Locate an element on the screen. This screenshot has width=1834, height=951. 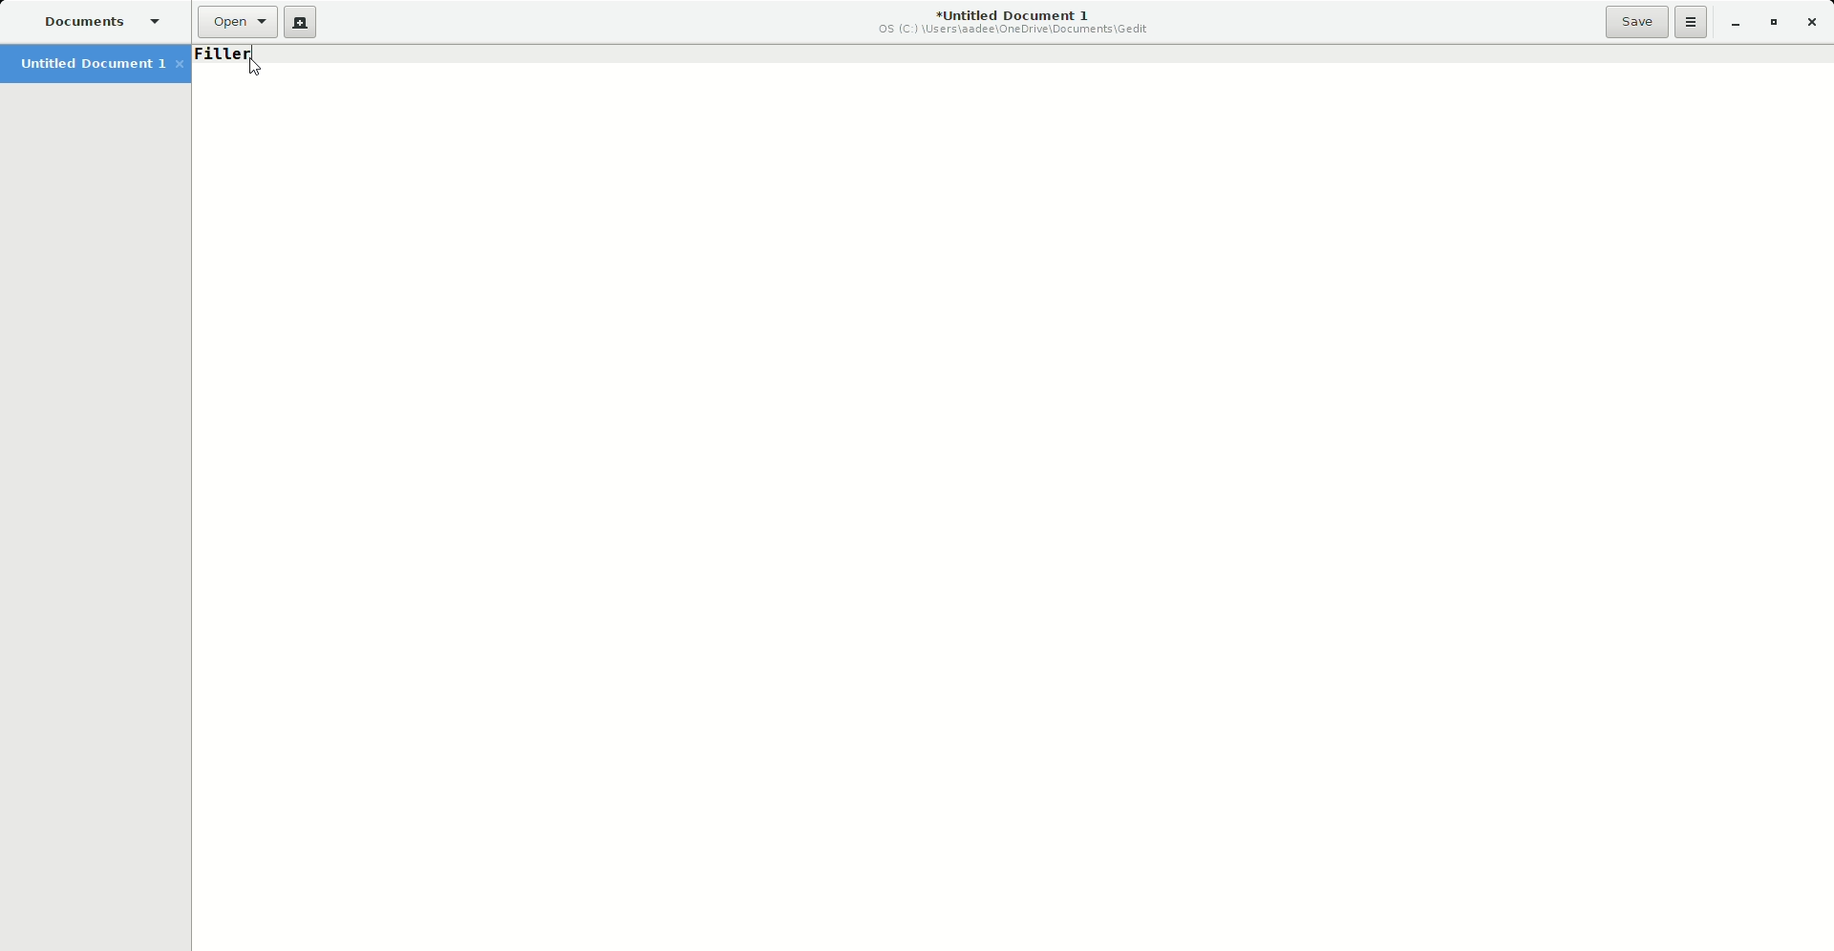
Restore is located at coordinates (1771, 24).